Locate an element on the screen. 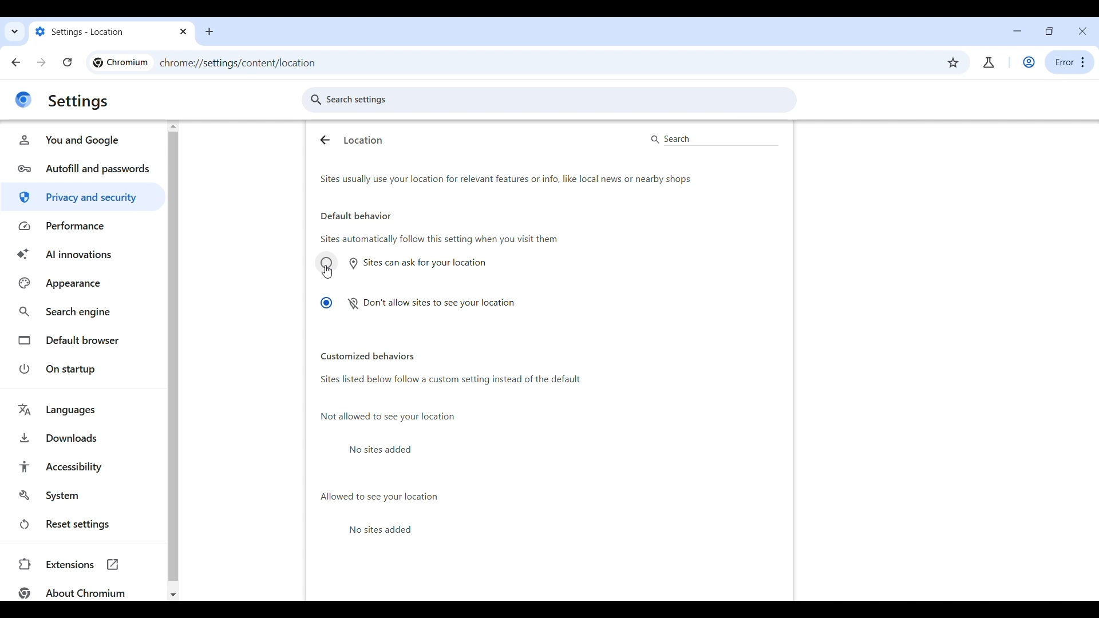 The image size is (1099, 618). customized behaviors  is located at coordinates (368, 356).